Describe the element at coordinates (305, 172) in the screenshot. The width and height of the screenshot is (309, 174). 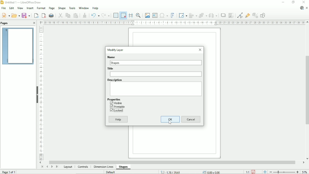
I see `Zoom factor` at that location.